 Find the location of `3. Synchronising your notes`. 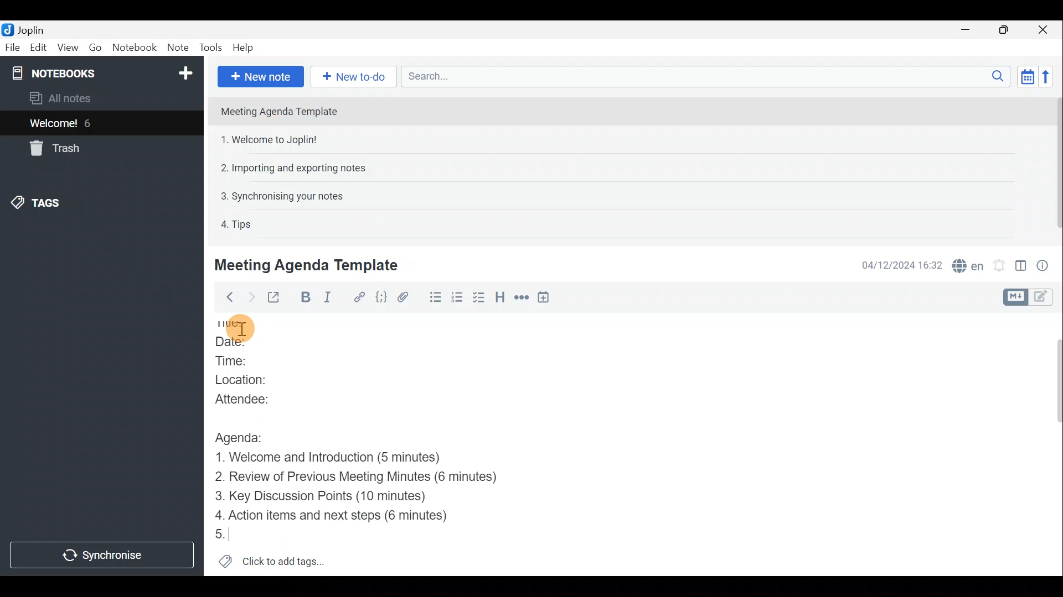

3. Synchronising your notes is located at coordinates (282, 196).